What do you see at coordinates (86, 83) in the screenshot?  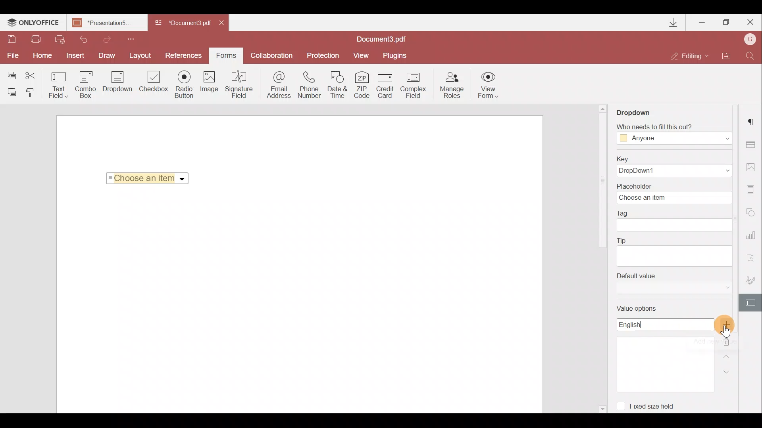 I see `Combo box` at bounding box center [86, 83].